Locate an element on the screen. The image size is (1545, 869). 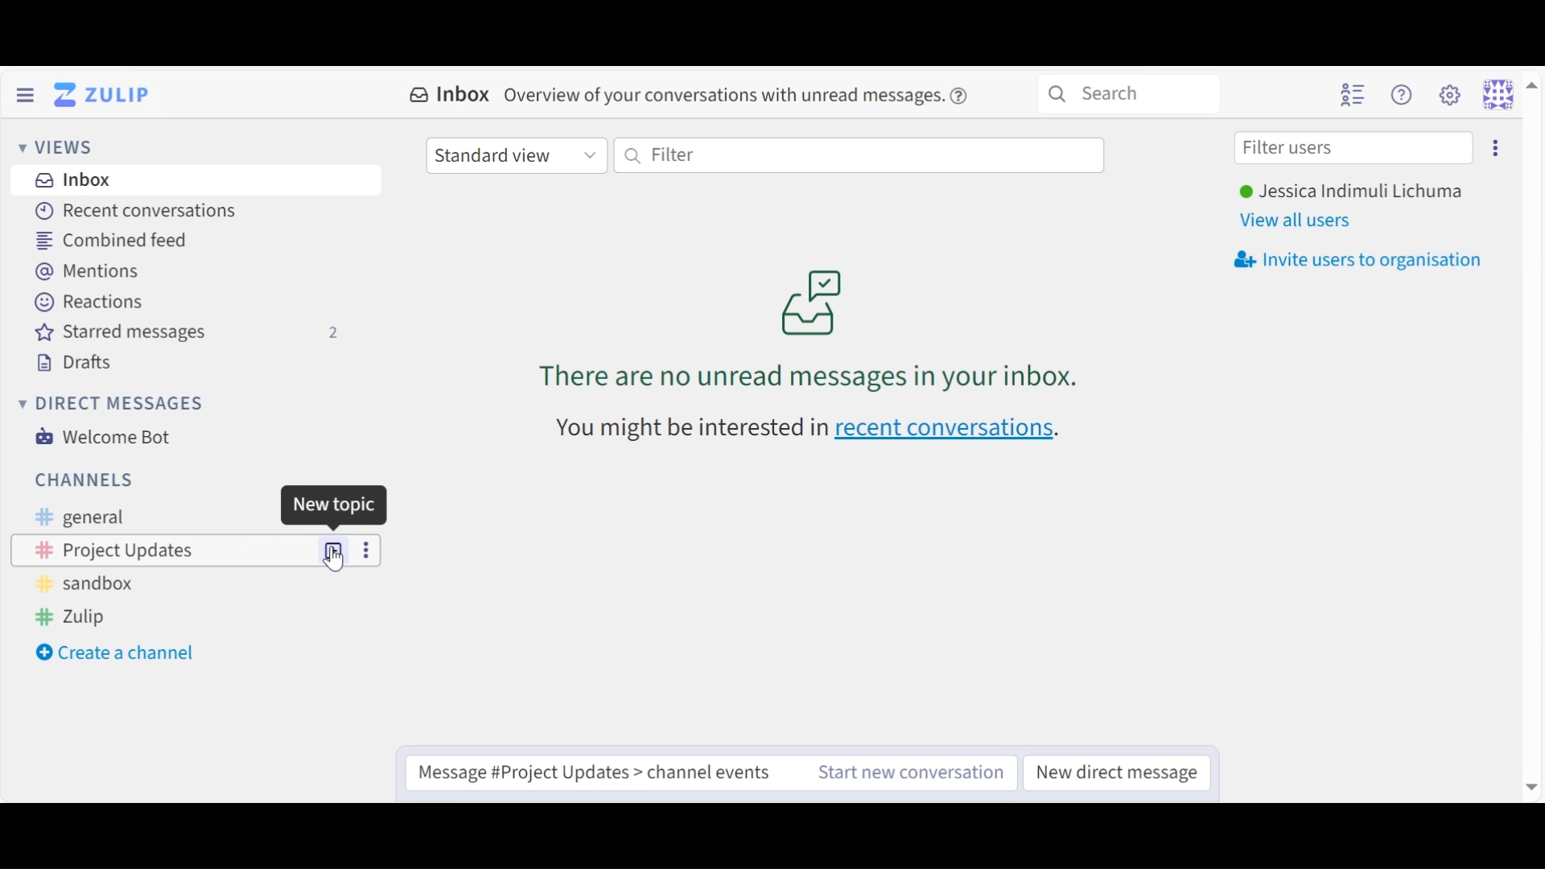
Channel is located at coordinates (165, 550).